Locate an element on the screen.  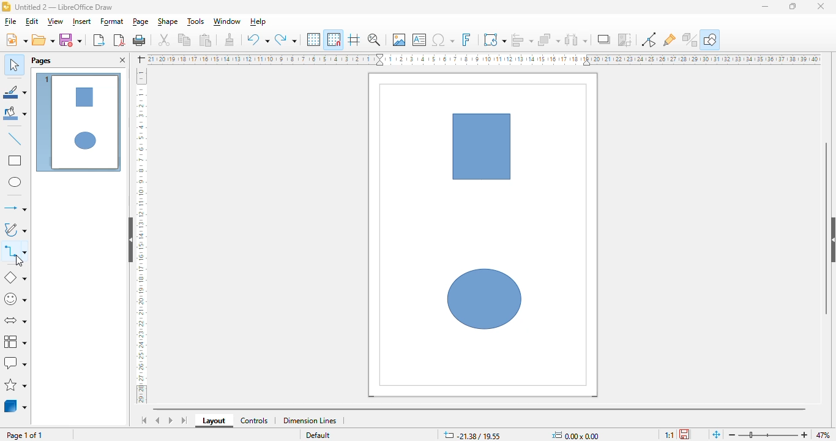
cursor is located at coordinates (19, 261).